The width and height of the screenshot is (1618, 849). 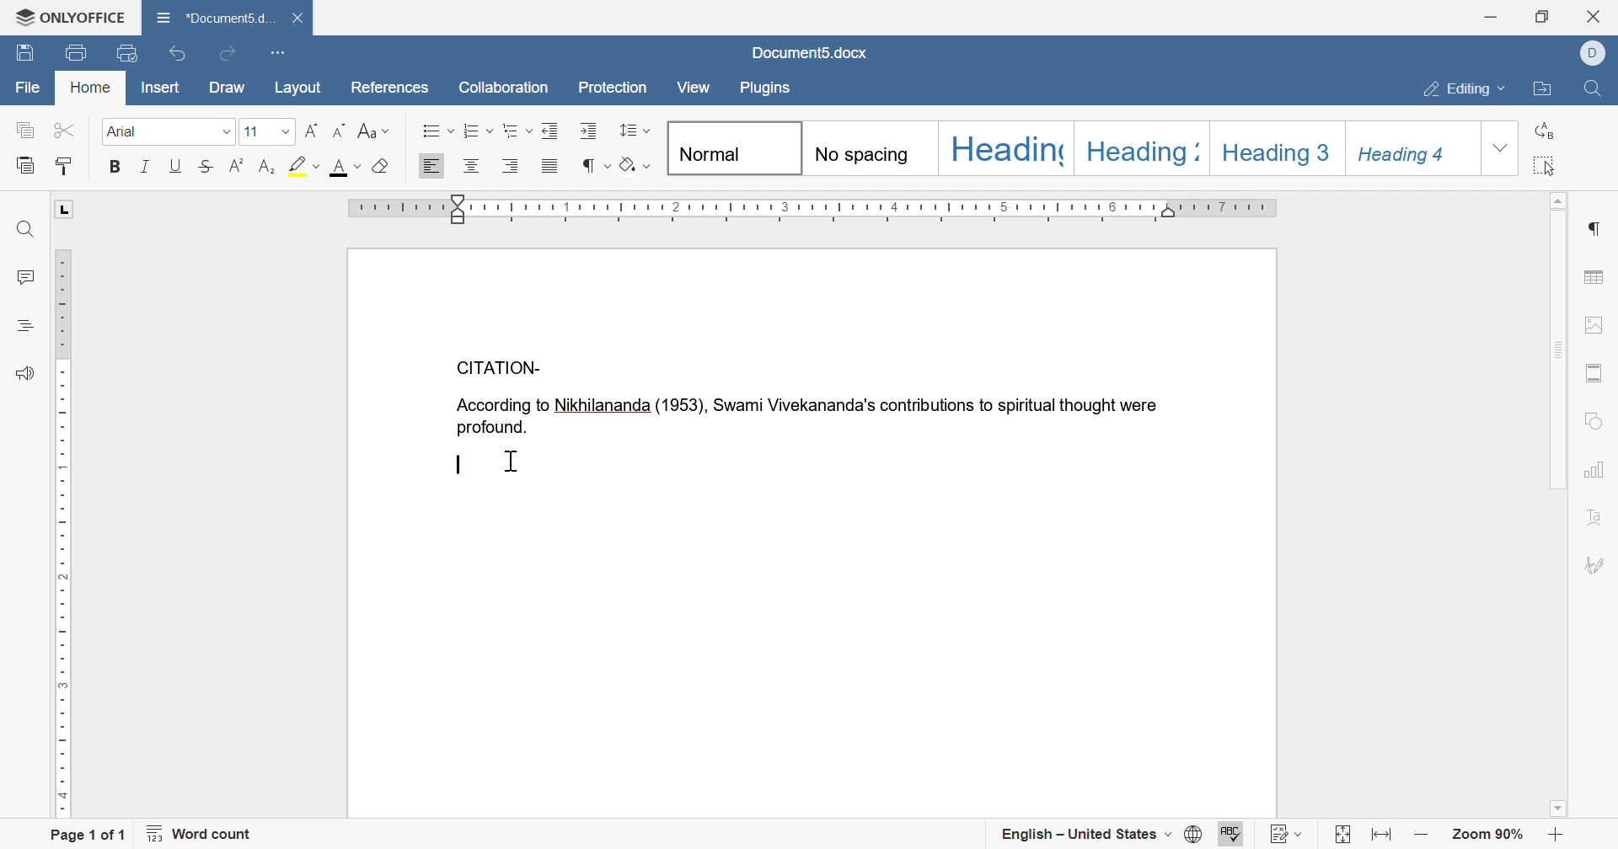 What do you see at coordinates (512, 166) in the screenshot?
I see `align right` at bounding box center [512, 166].